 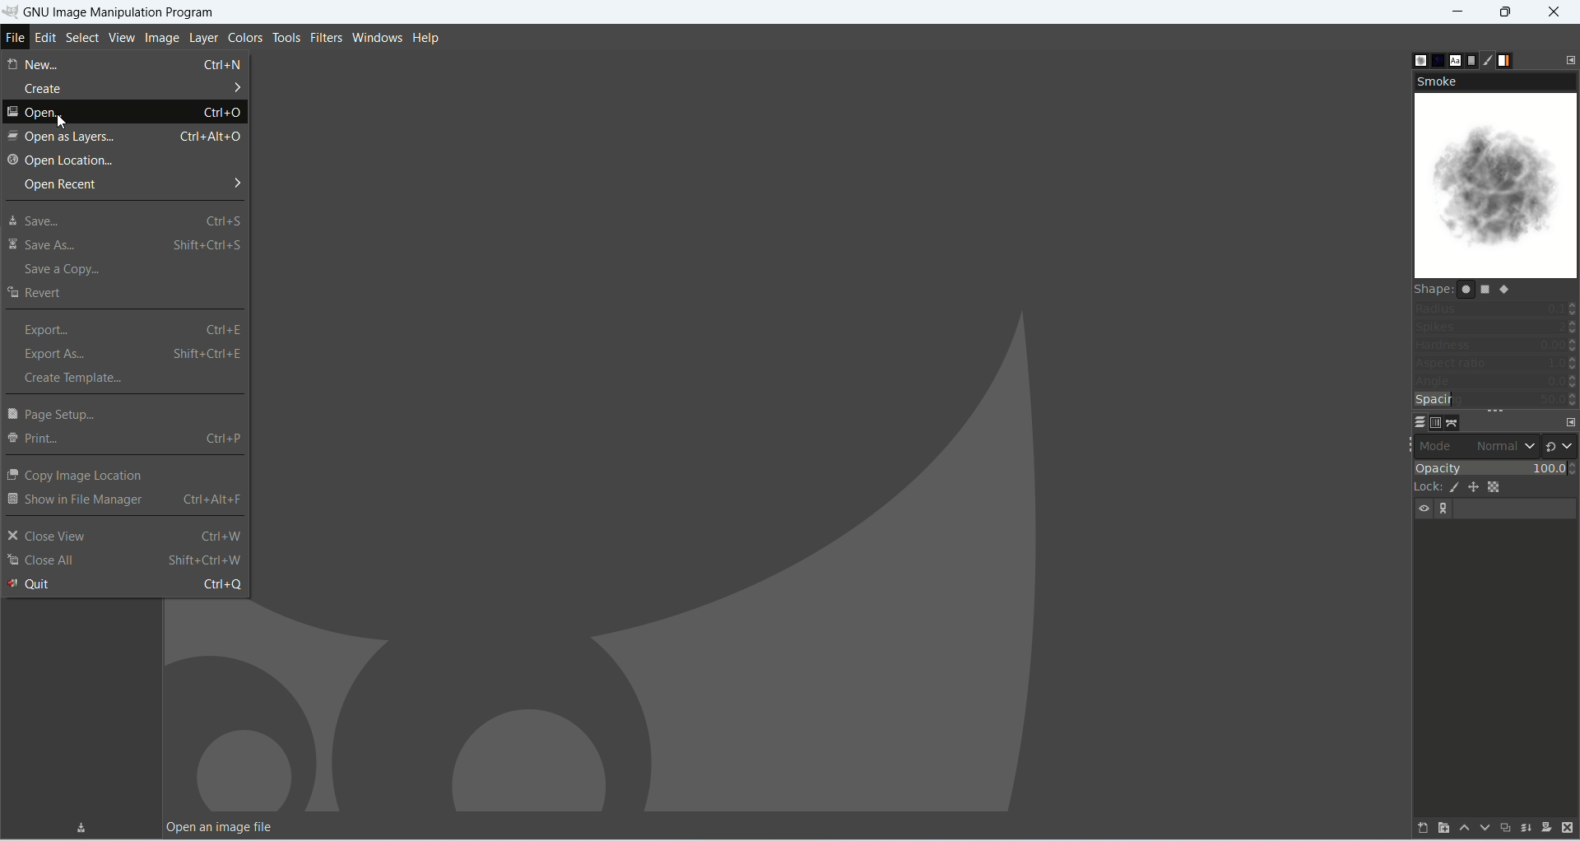 I want to click on copy image location, so click(x=79, y=476).